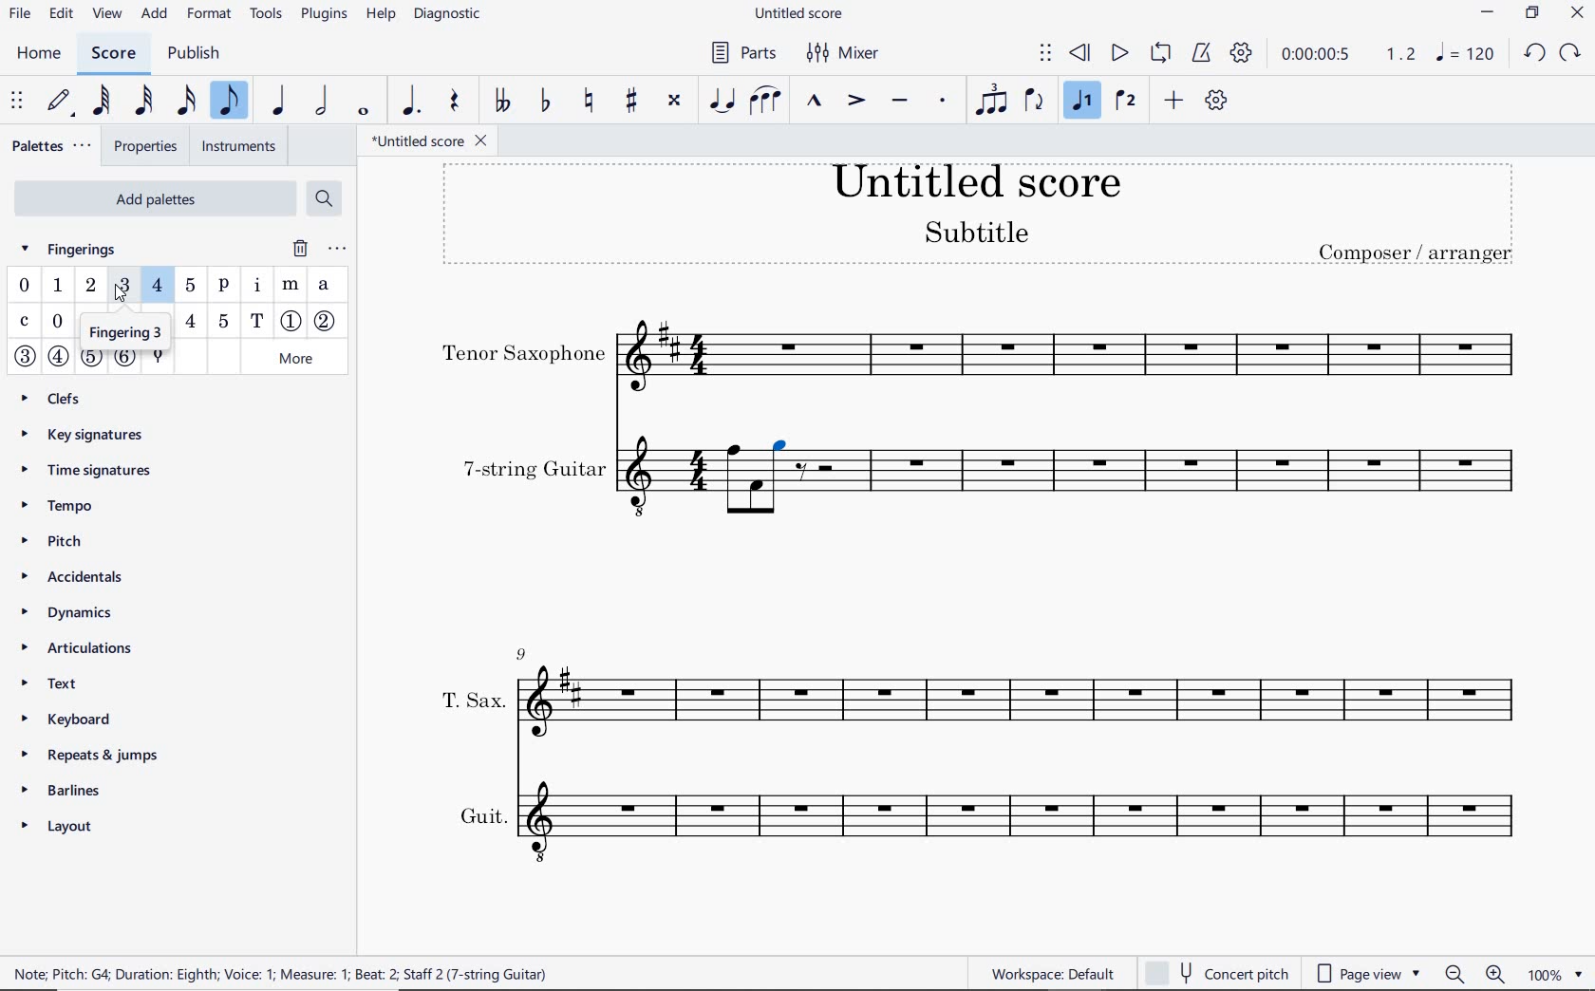  Describe the element at coordinates (154, 196) in the screenshot. I see `ADD PALETTES` at that location.